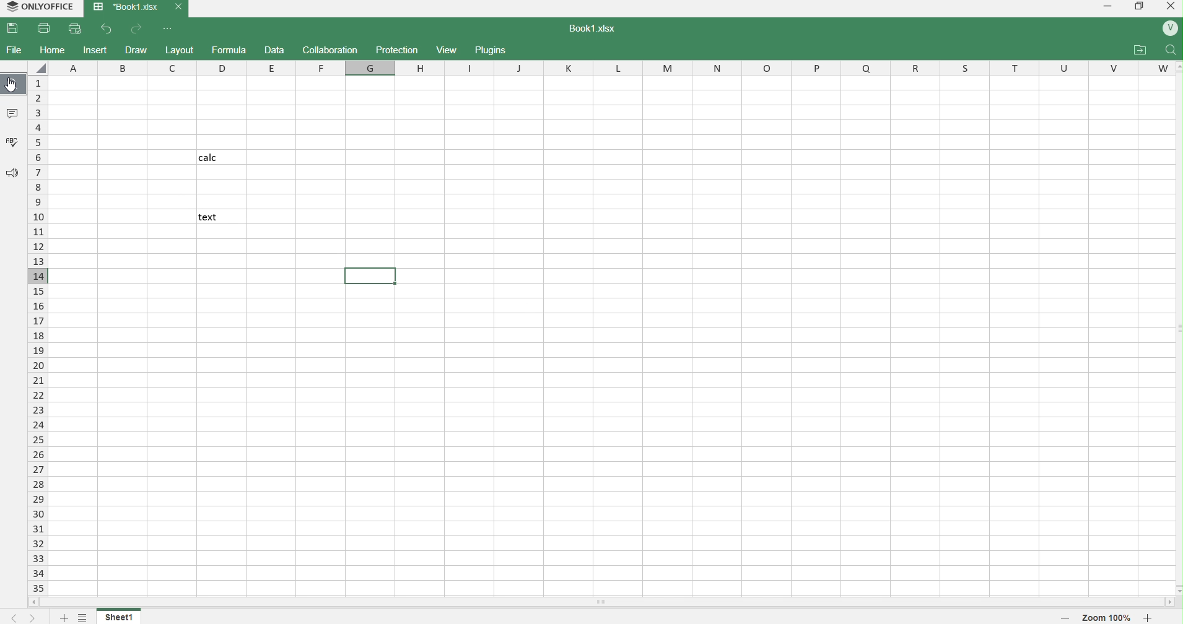 The image size is (1183, 624). What do you see at coordinates (1150, 617) in the screenshot?
I see `zoom in` at bounding box center [1150, 617].